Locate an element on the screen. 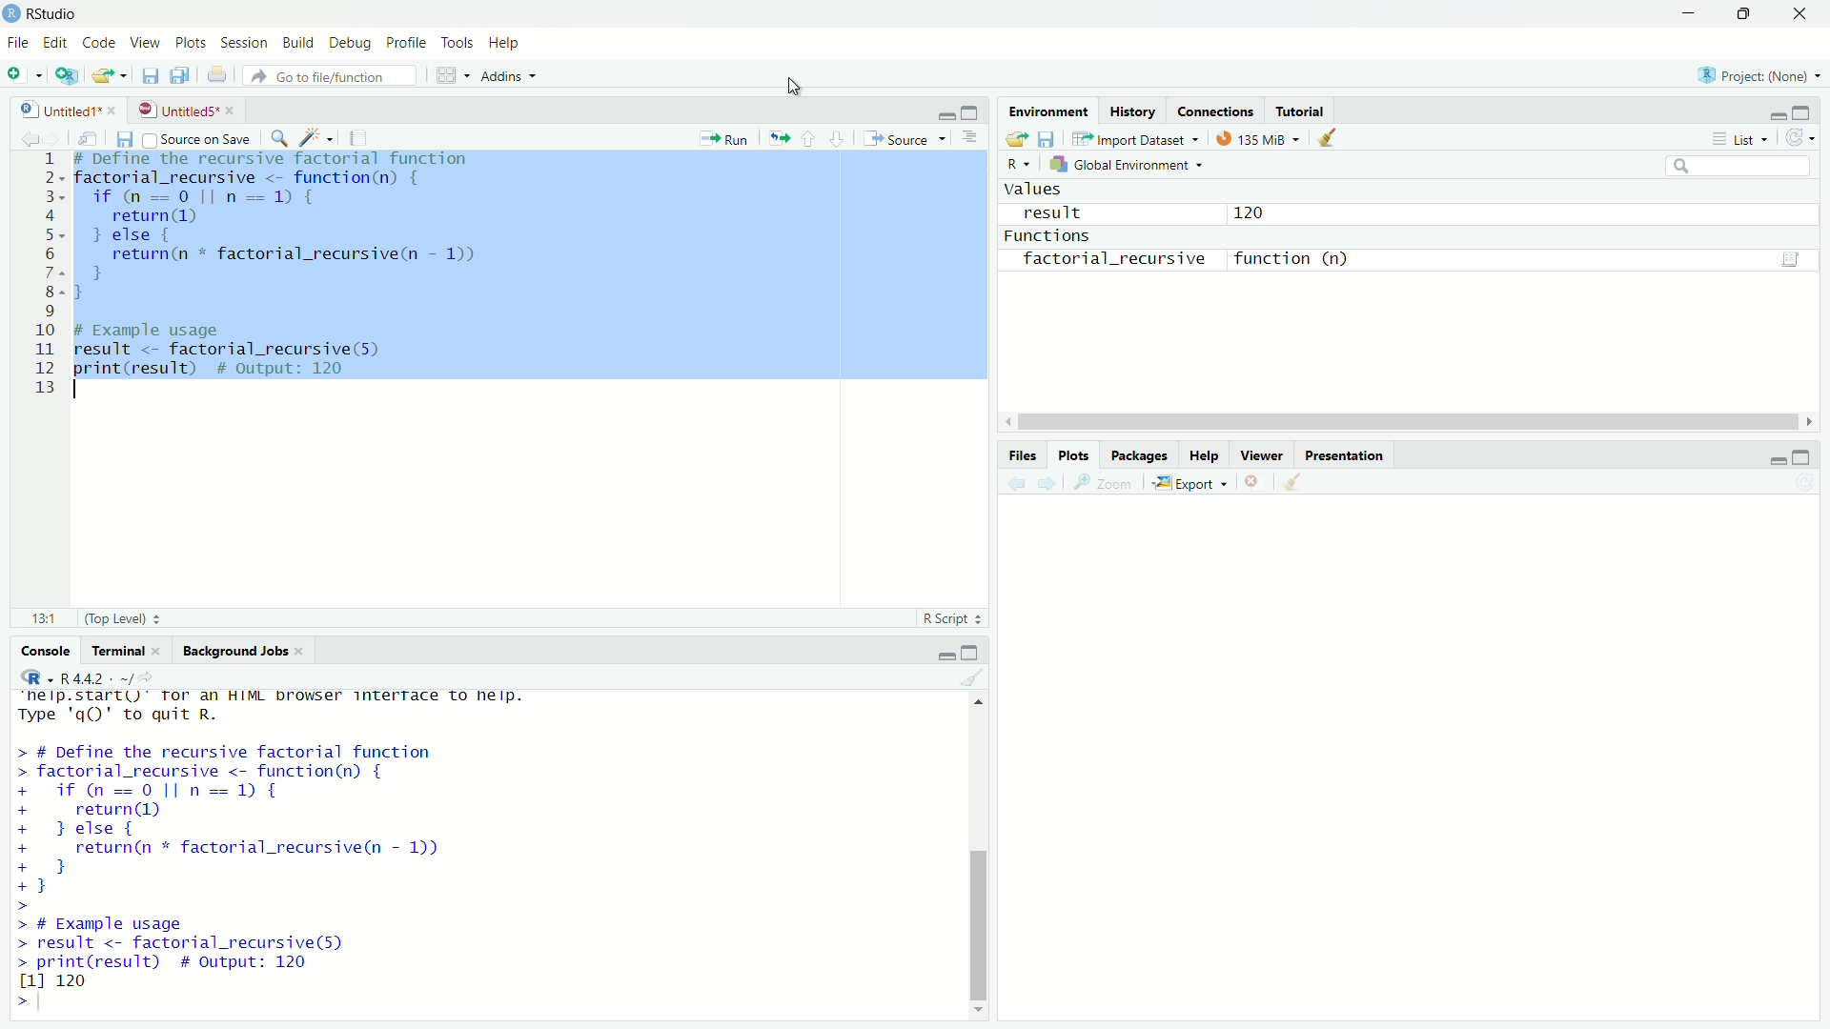  Code is located at coordinates (99, 42).